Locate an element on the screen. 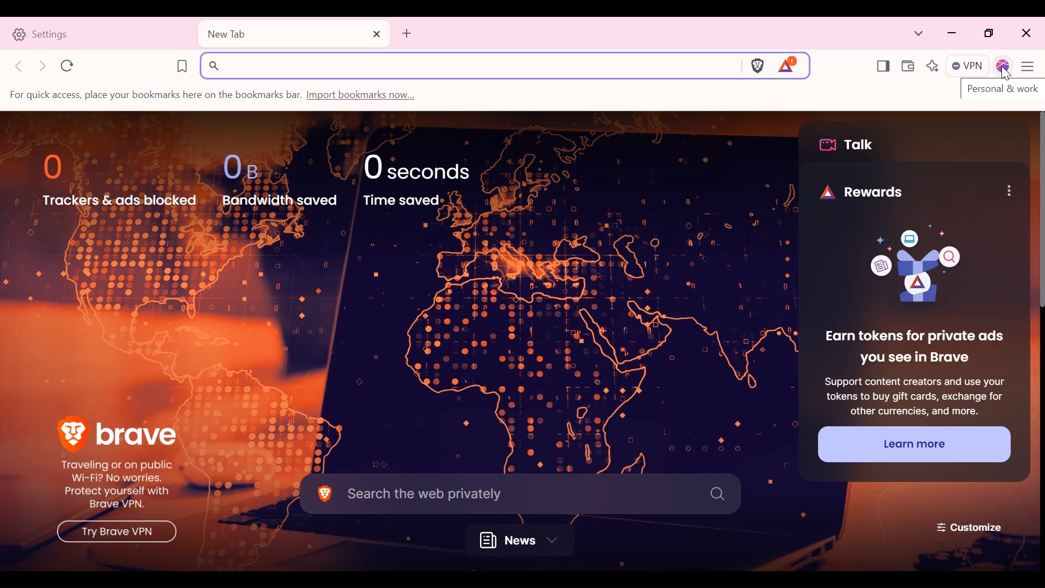 This screenshot has width=1045, height=588. Minimize is located at coordinates (952, 34).